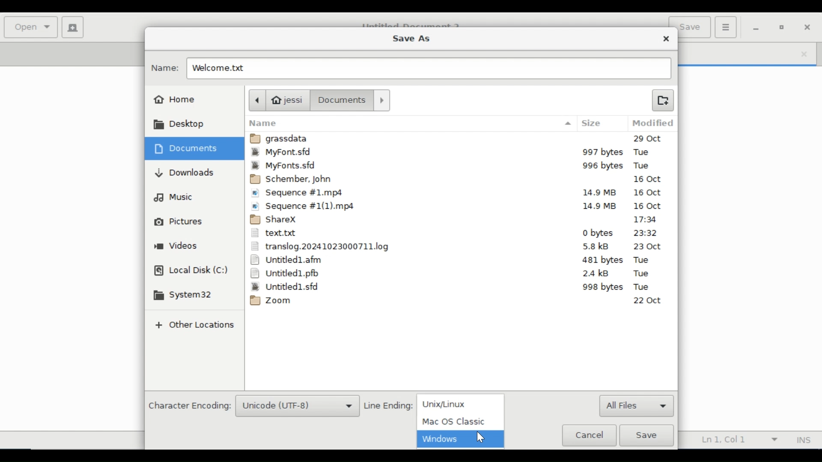 This screenshot has height=462, width=822. I want to click on text.txt 0 bytes 23:32, so click(458, 234).